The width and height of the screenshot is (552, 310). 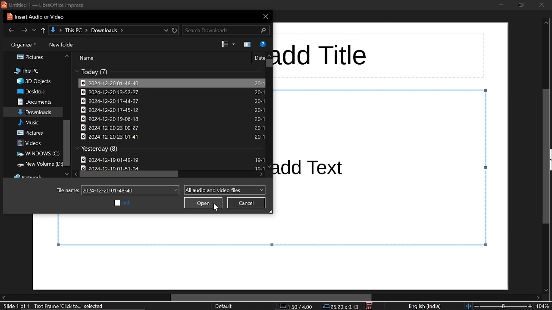 What do you see at coordinates (34, 81) in the screenshot?
I see `3d objects` at bounding box center [34, 81].